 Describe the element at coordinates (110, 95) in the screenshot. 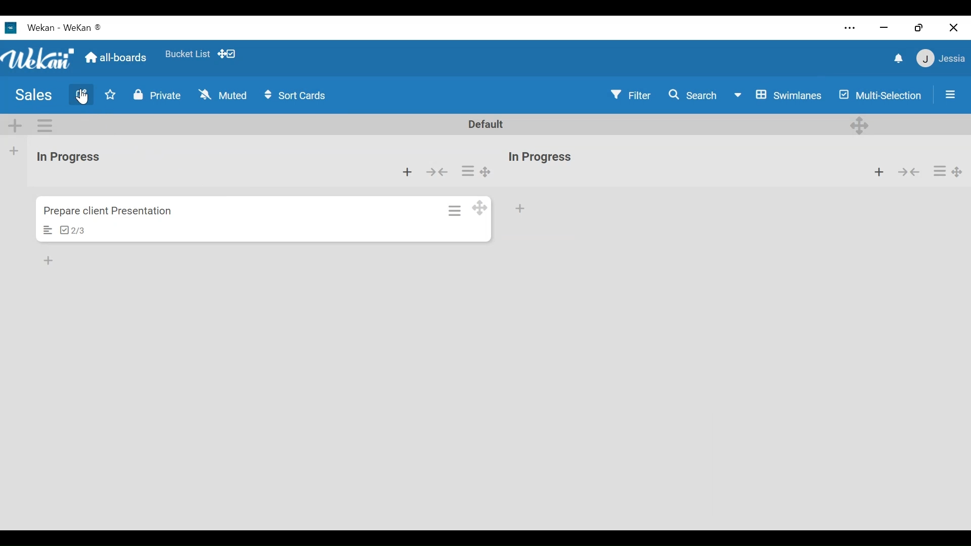

I see `Toggle Favorites` at that location.